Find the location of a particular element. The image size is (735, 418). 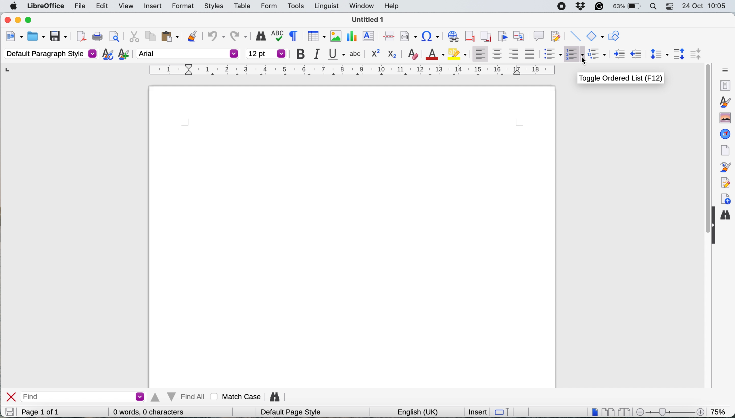

table is located at coordinates (244, 5).